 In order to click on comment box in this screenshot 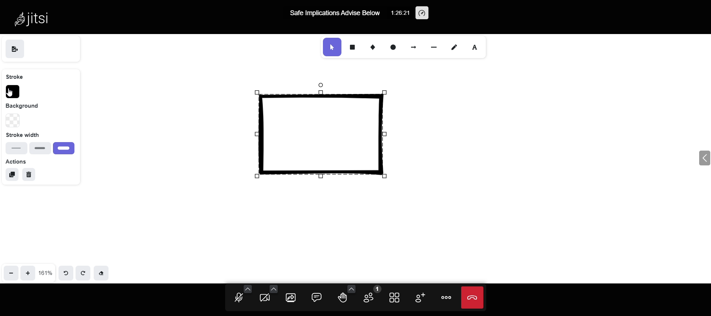, I will do `click(317, 296)`.